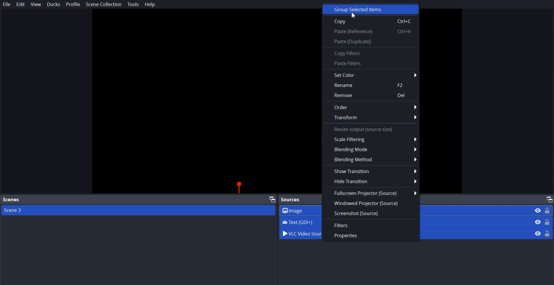 Image resolution: width=554 pixels, height=285 pixels. What do you see at coordinates (371, 129) in the screenshot?
I see `Text` at bounding box center [371, 129].